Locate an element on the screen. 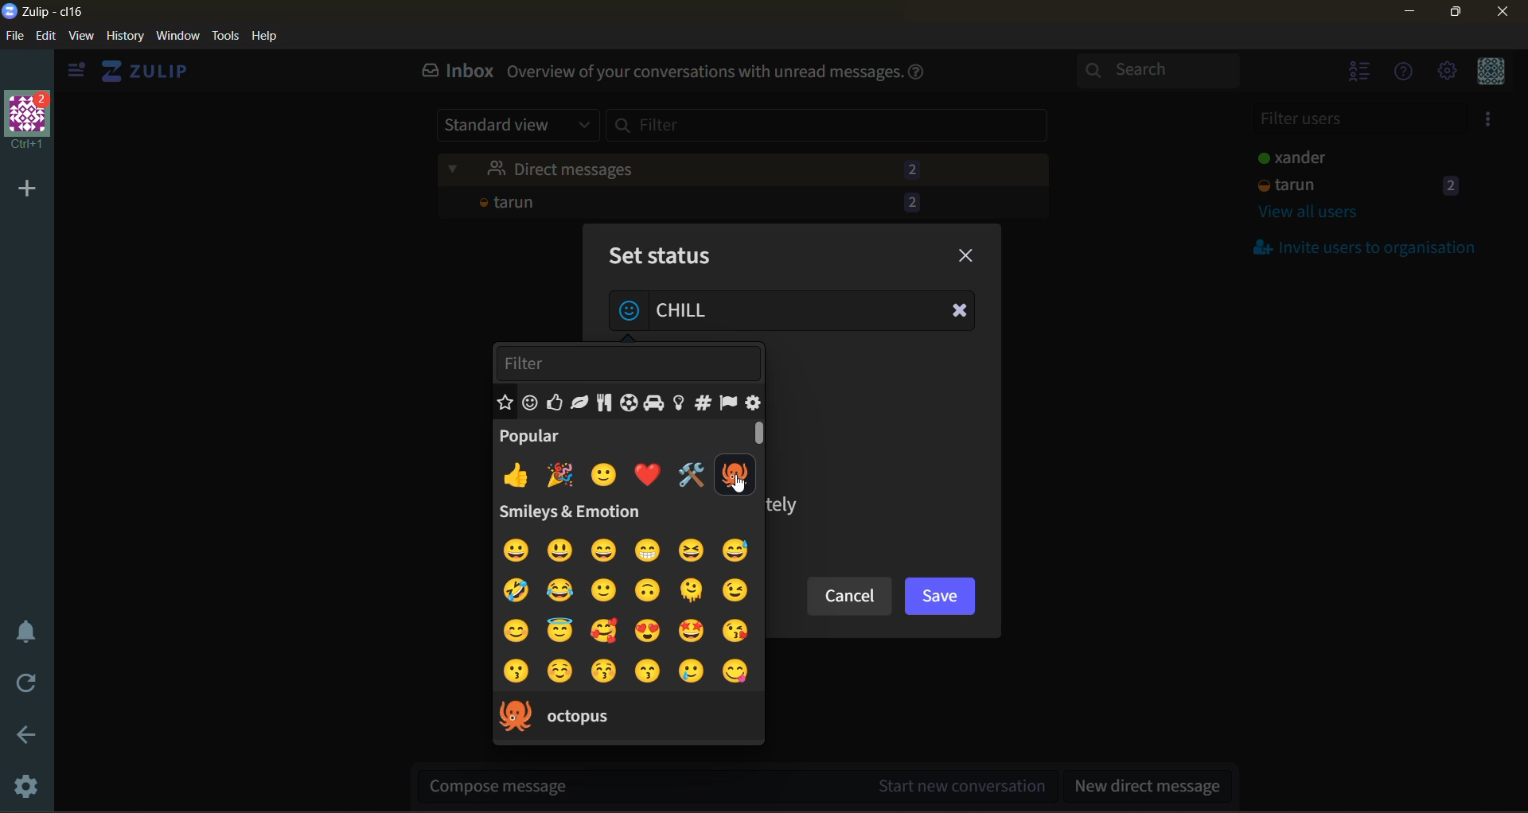  close is located at coordinates (1505, 14).